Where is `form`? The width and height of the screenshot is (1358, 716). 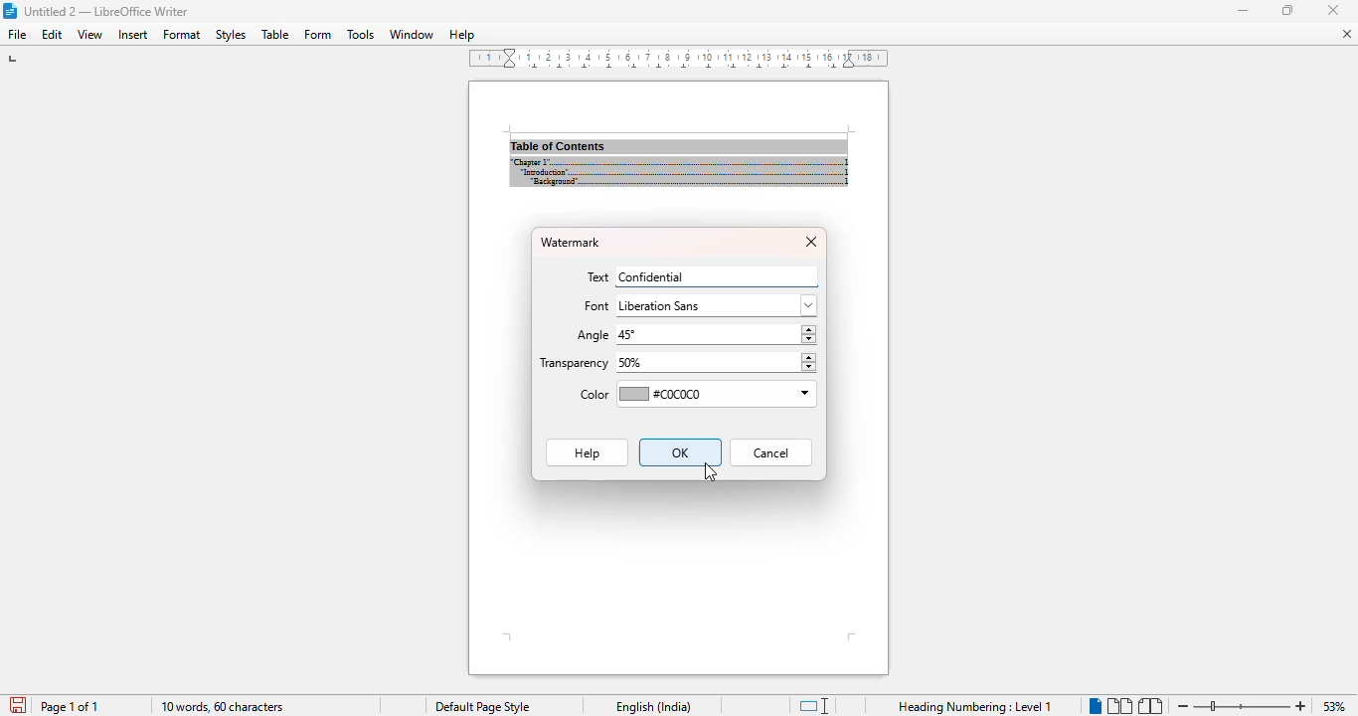 form is located at coordinates (317, 35).